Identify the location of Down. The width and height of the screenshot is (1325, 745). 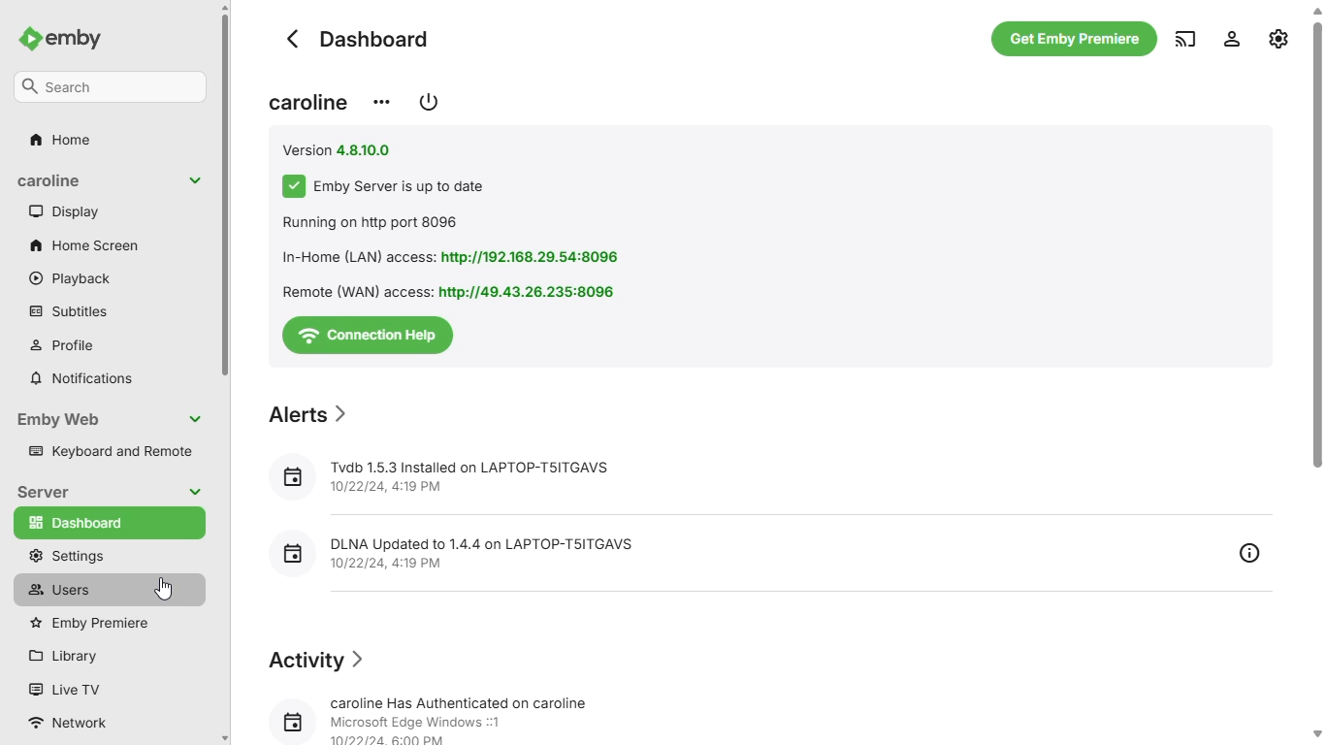
(1311, 730).